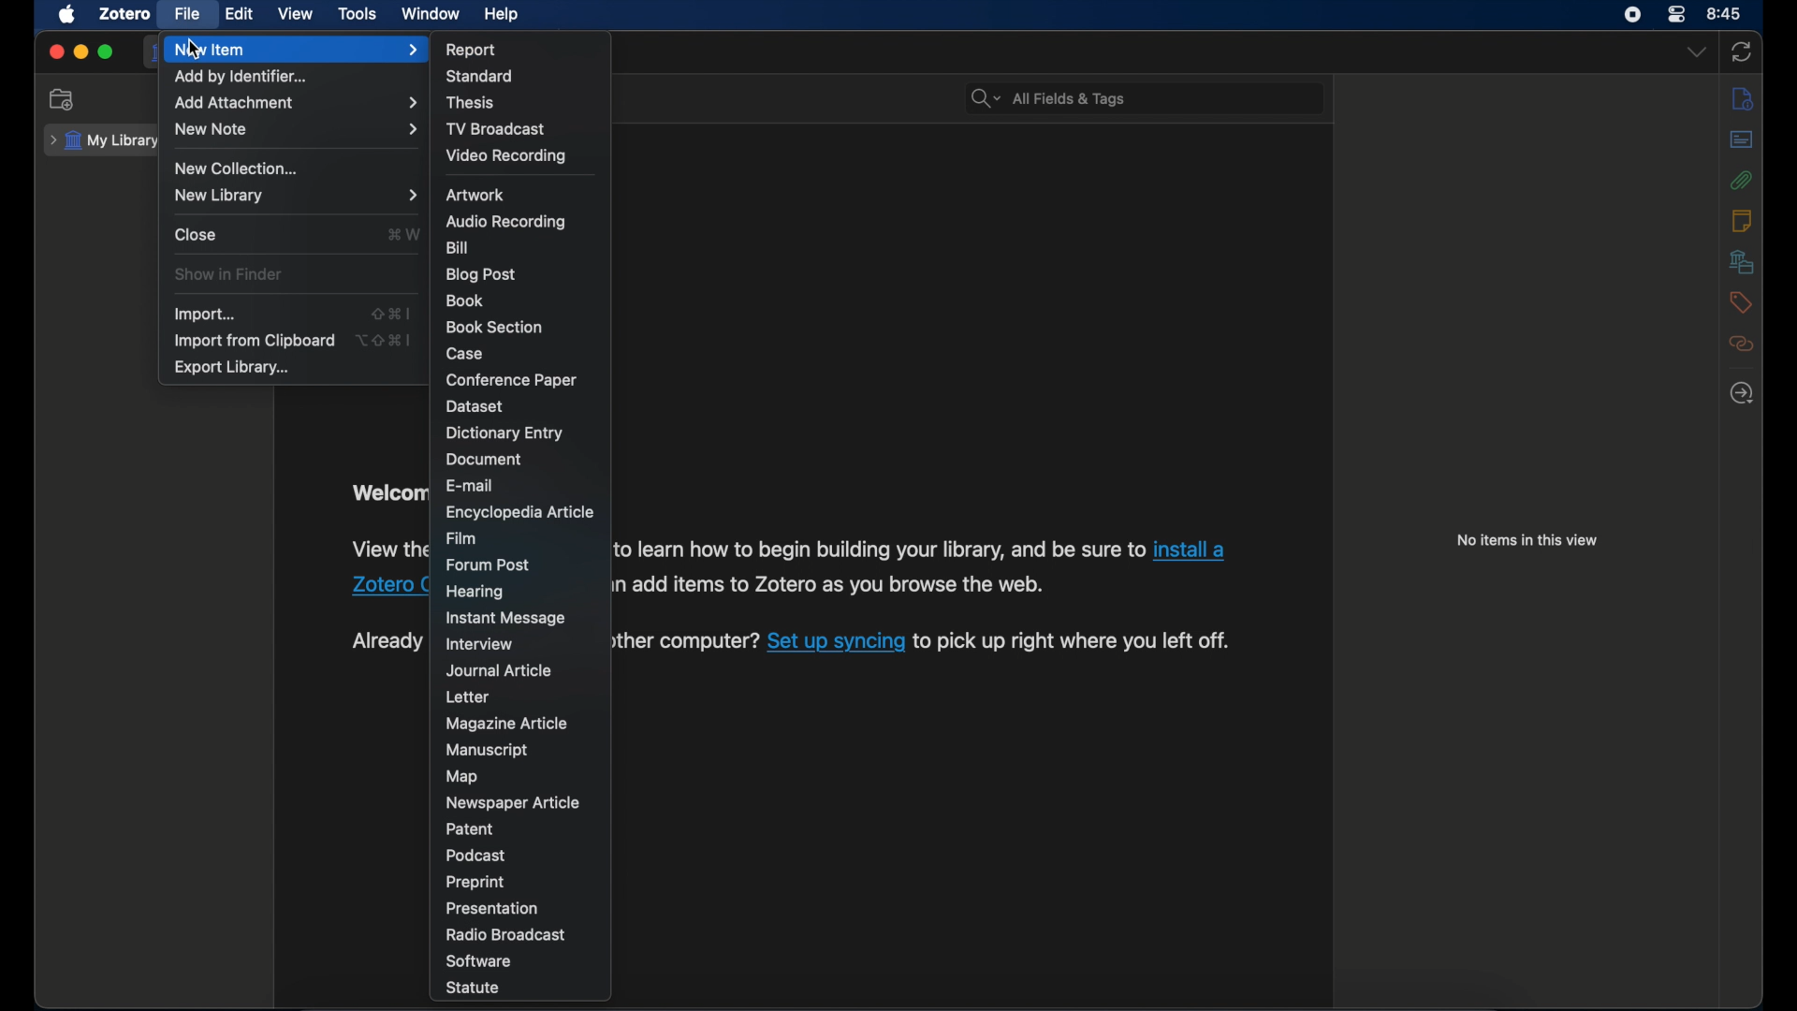 The width and height of the screenshot is (1797, 1011). I want to click on software information, so click(835, 583).